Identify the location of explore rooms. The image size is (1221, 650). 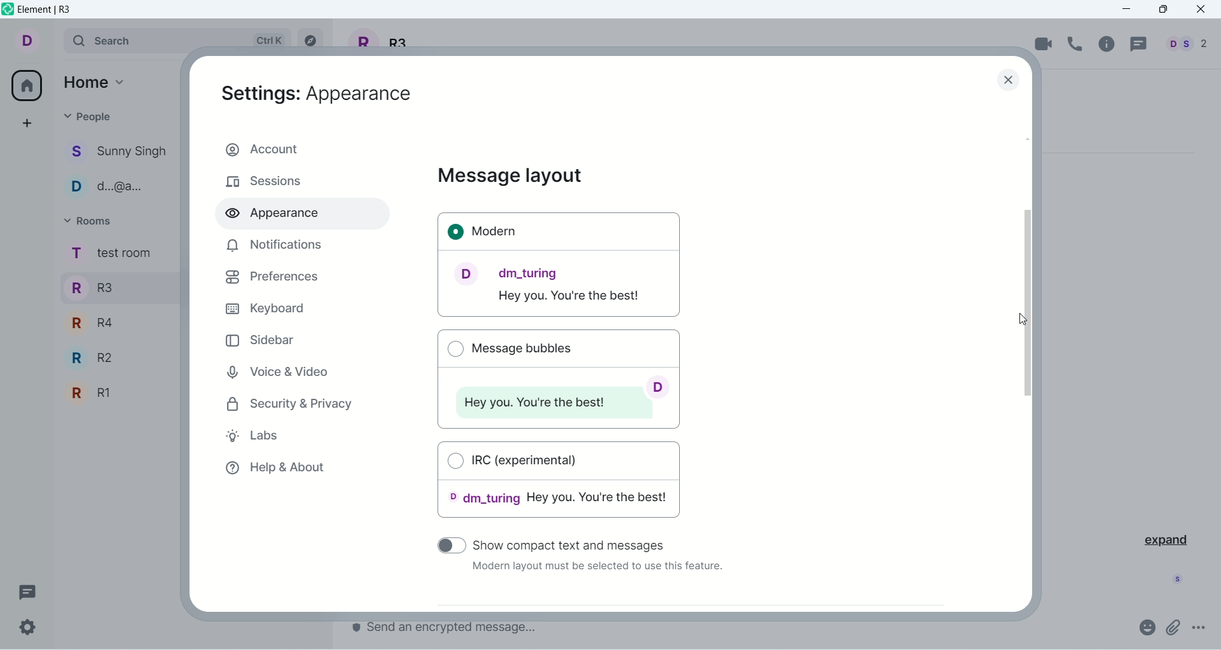
(312, 41).